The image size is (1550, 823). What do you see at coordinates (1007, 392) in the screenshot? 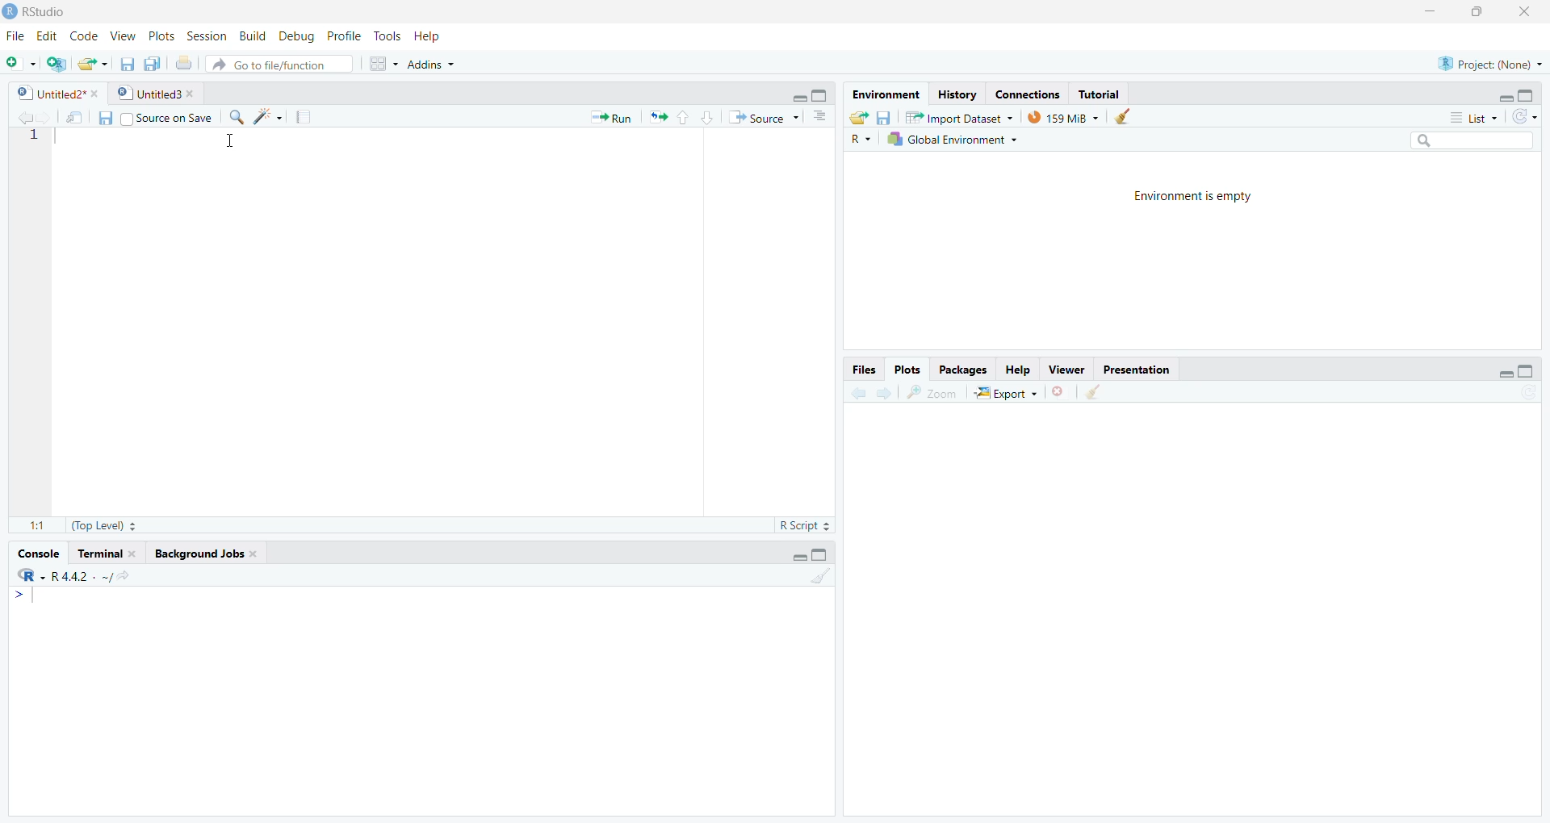
I see `Export` at bounding box center [1007, 392].